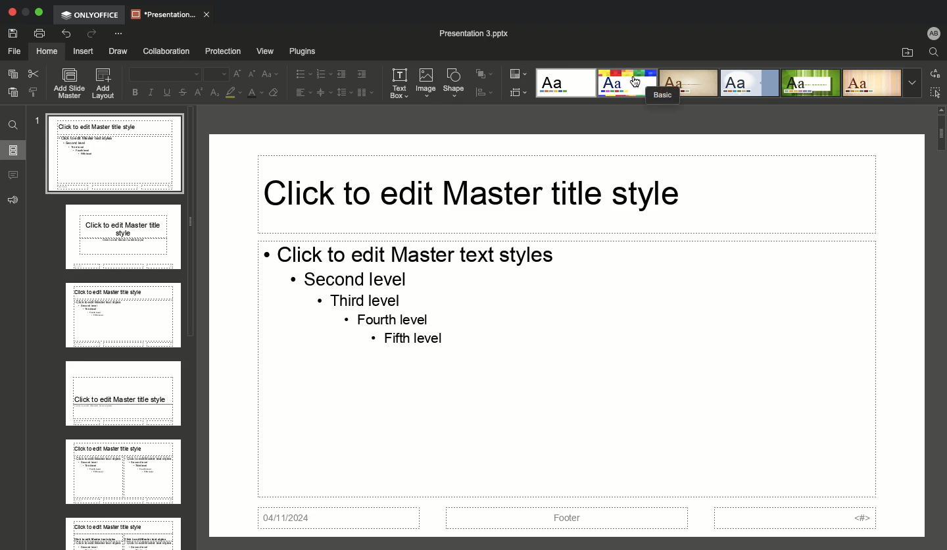 This screenshot has width=947, height=550. Describe the element at coordinates (115, 157) in the screenshot. I see `Master slide 1` at that location.